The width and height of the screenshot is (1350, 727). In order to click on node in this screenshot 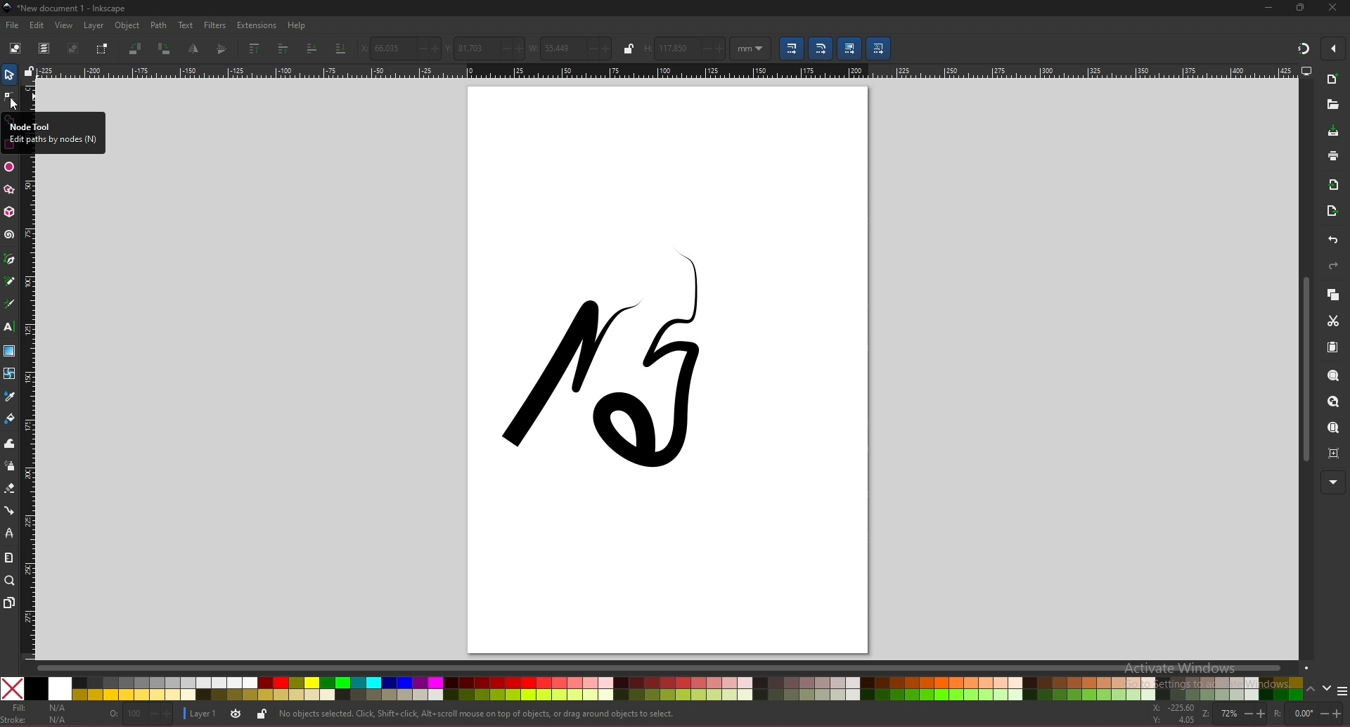, I will do `click(8, 96)`.